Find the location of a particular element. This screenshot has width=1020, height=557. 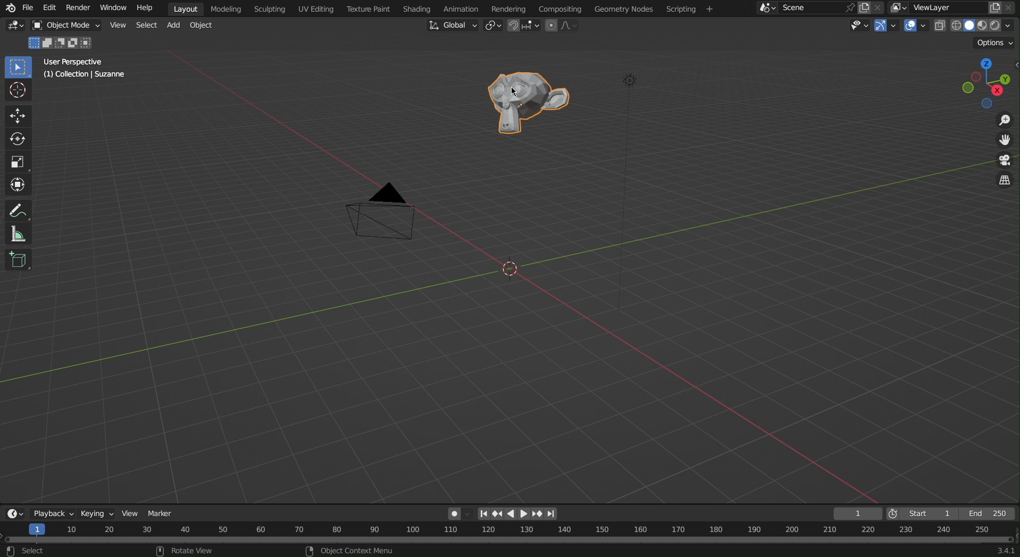

intersect existing selection is located at coordinates (89, 43).